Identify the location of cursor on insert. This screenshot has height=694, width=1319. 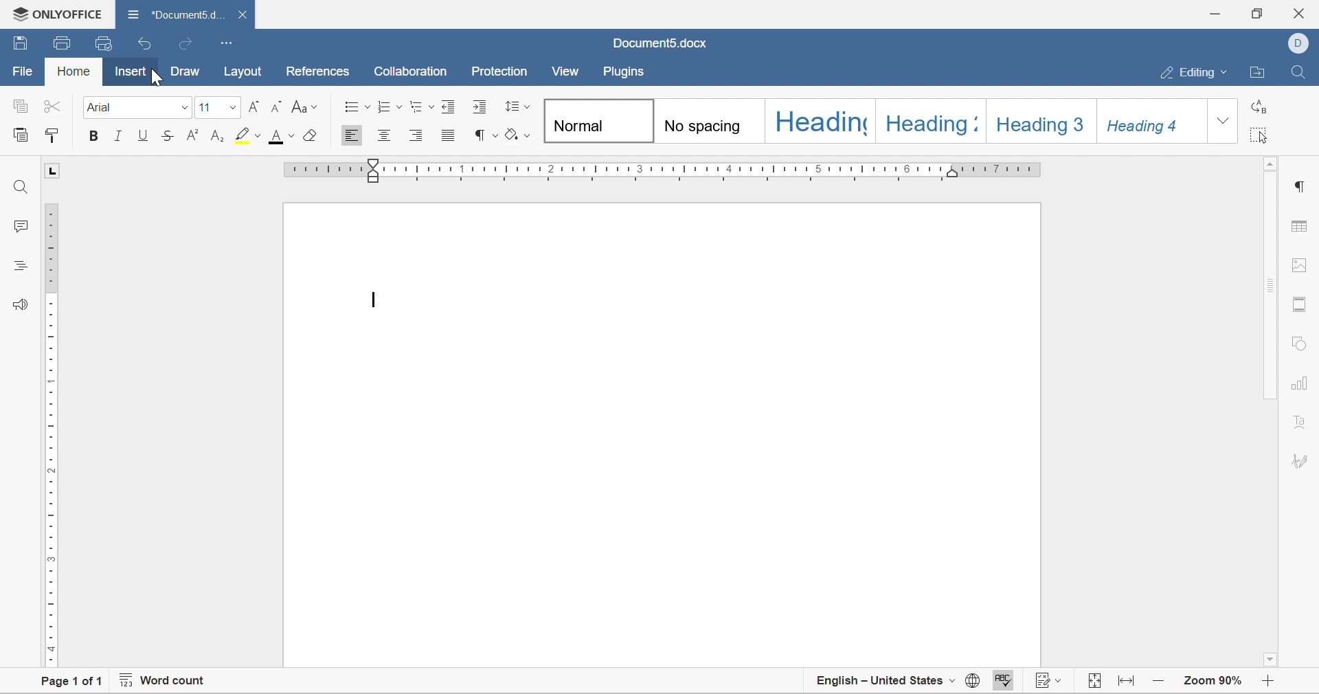
(156, 77).